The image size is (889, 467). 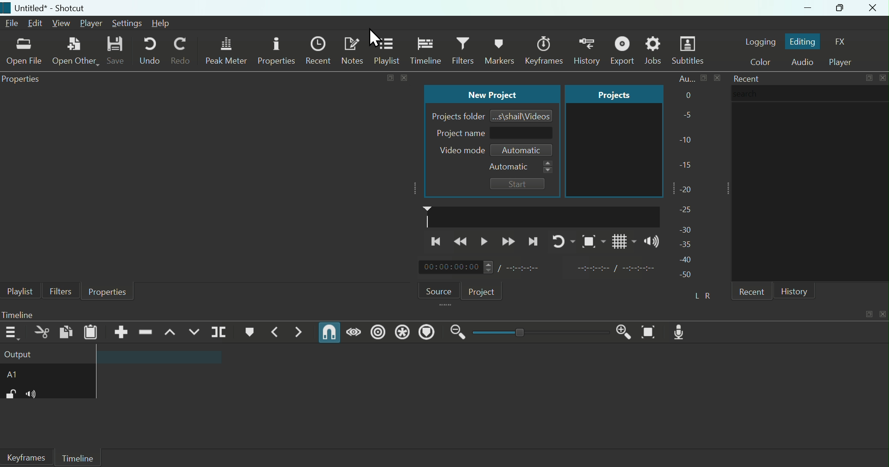 I want to click on Undo, so click(x=148, y=52).